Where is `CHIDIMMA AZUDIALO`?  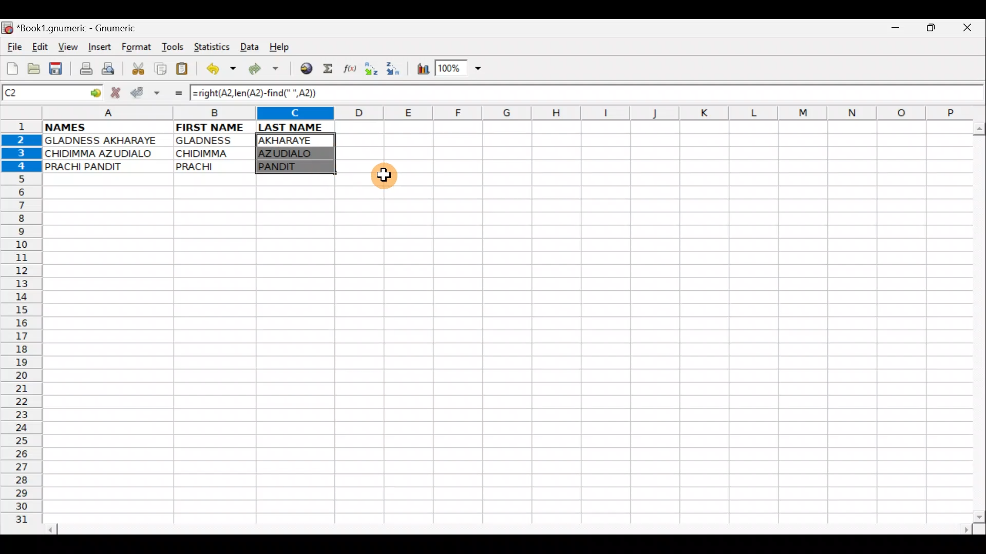 CHIDIMMA AZUDIALO is located at coordinates (103, 153).